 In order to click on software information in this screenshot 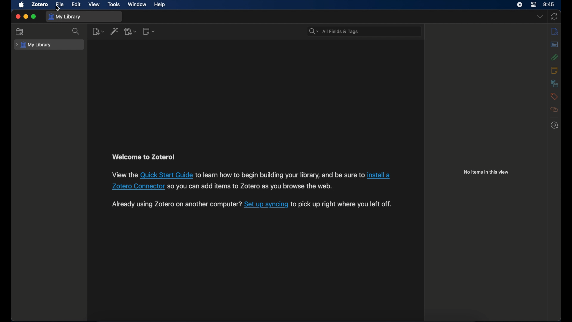, I will do `click(279, 175)`.